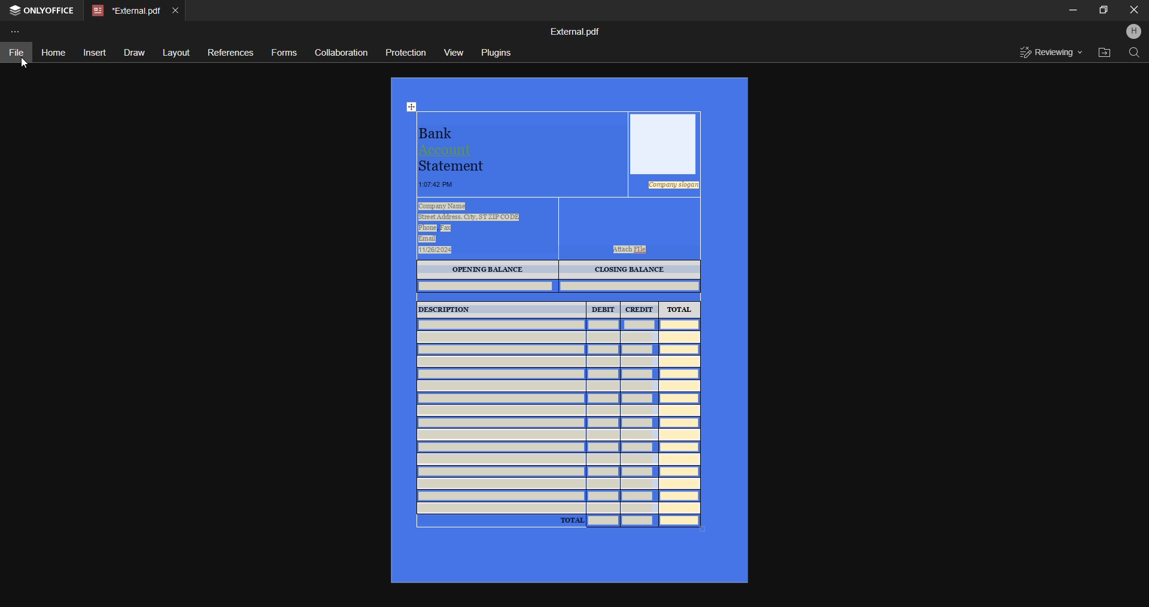  I want to click on Close, so click(1134, 10).